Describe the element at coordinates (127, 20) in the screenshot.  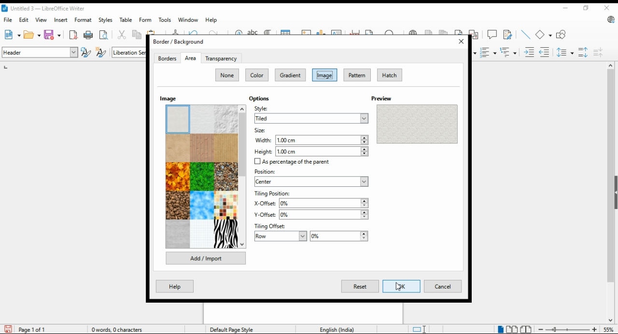
I see `table` at that location.